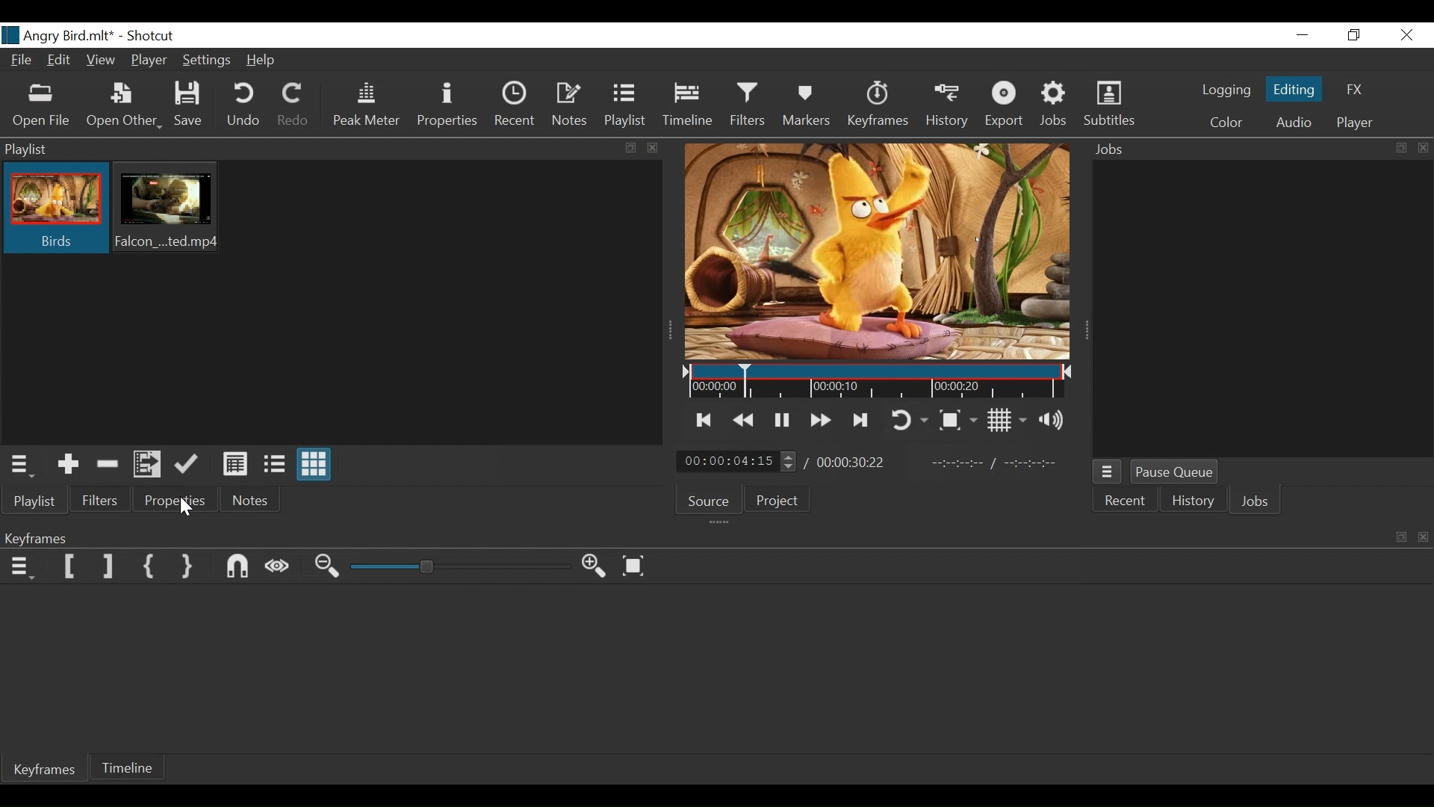 The height and width of the screenshot is (807, 1434). Describe the element at coordinates (243, 107) in the screenshot. I see `Undo` at that location.